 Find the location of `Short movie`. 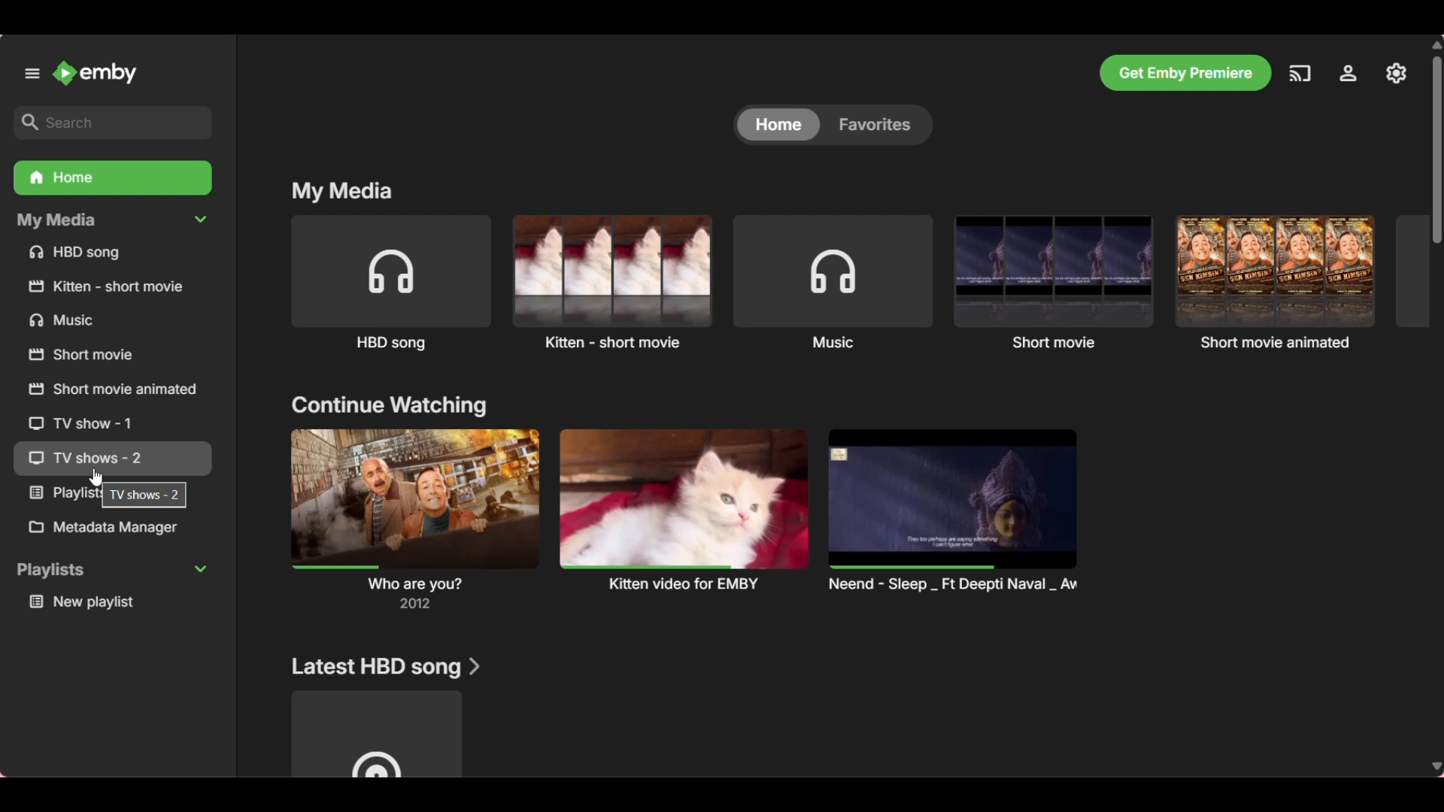

Short movie is located at coordinates (1054, 283).